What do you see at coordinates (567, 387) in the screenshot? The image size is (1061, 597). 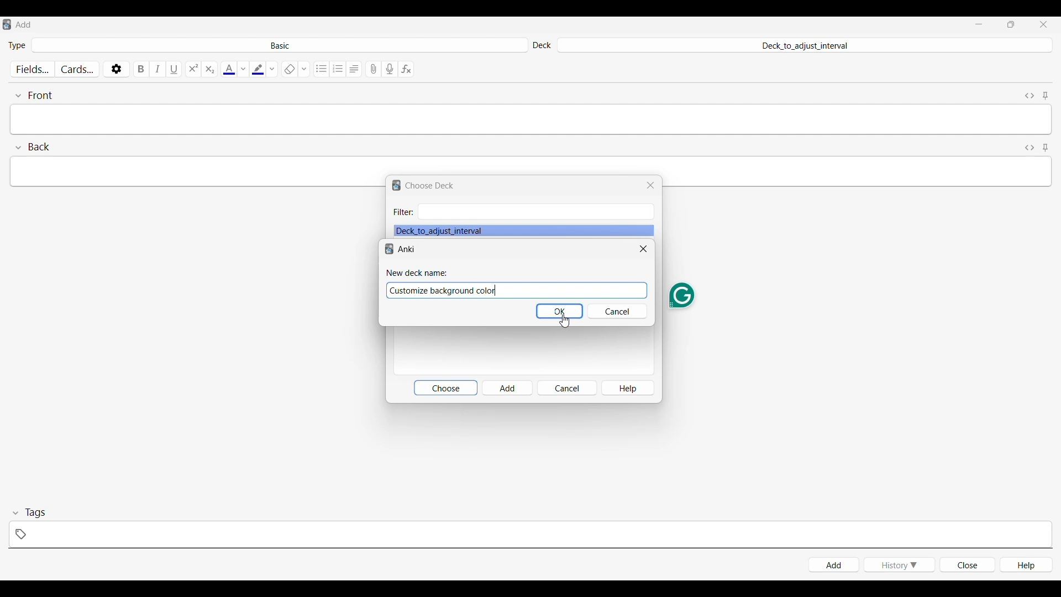 I see `Cancel` at bounding box center [567, 387].